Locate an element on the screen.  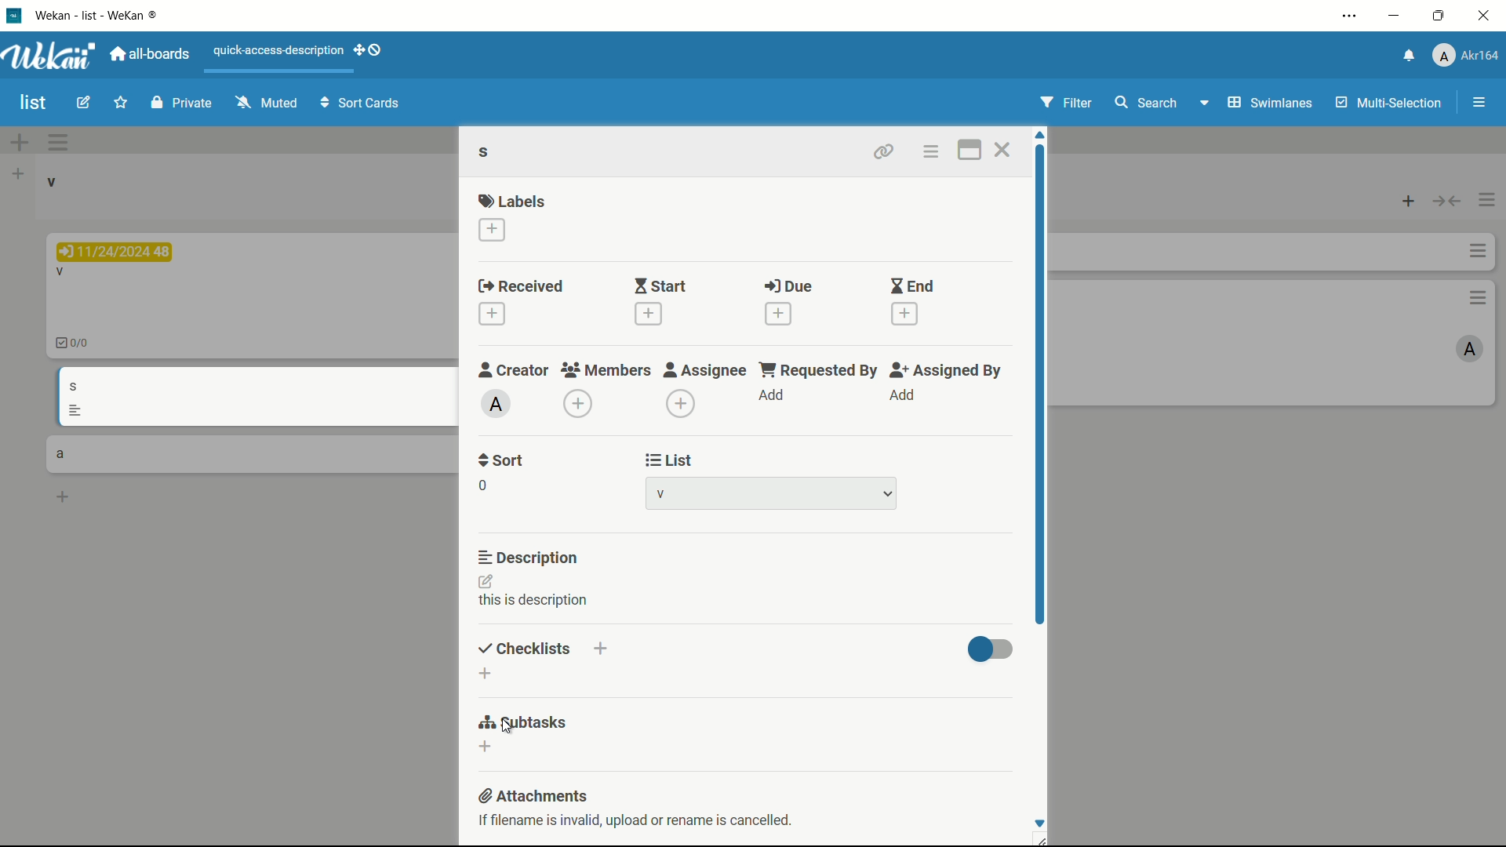
filter is located at coordinates (1065, 102).